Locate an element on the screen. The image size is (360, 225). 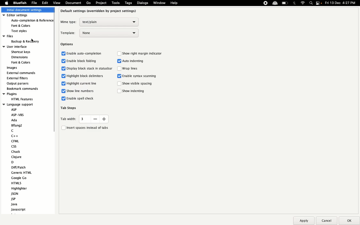
Language support is located at coordinates (22, 159).